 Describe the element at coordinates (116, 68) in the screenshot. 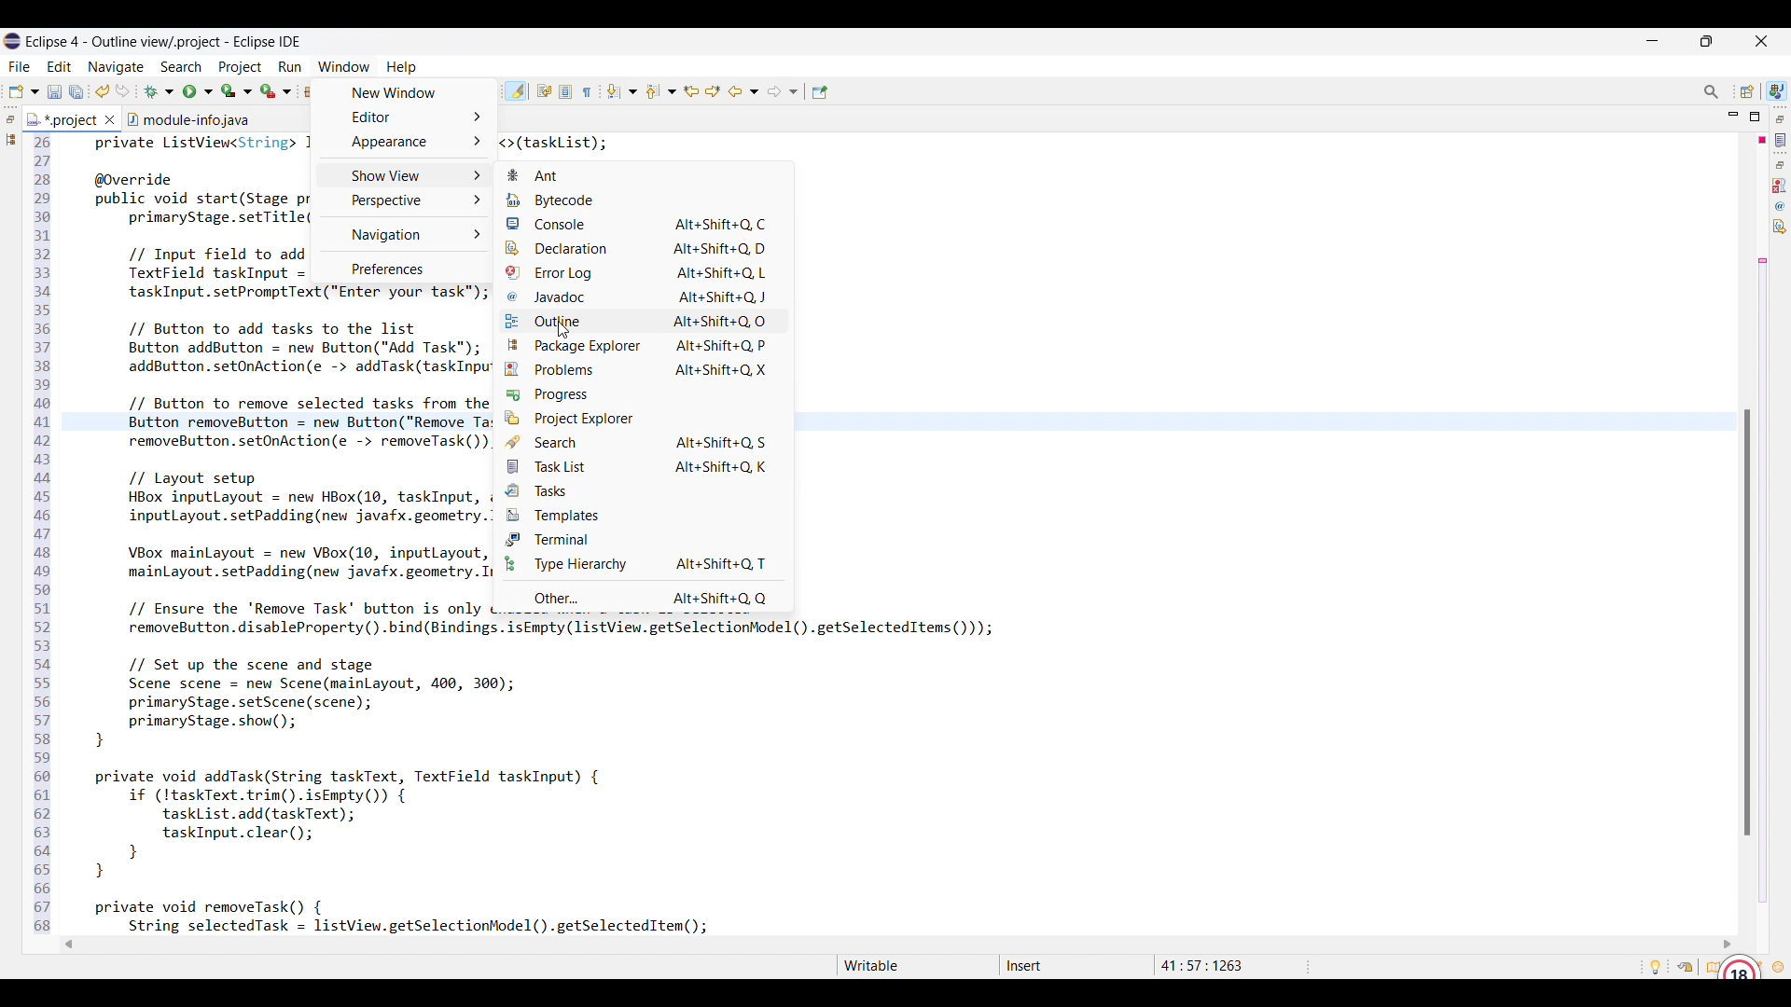

I see `Navigate menu` at that location.